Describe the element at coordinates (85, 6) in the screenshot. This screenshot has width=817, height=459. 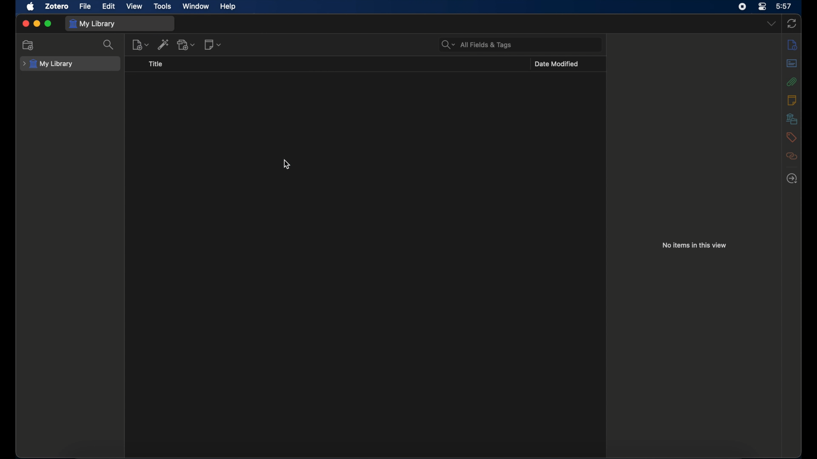
I see `file` at that location.